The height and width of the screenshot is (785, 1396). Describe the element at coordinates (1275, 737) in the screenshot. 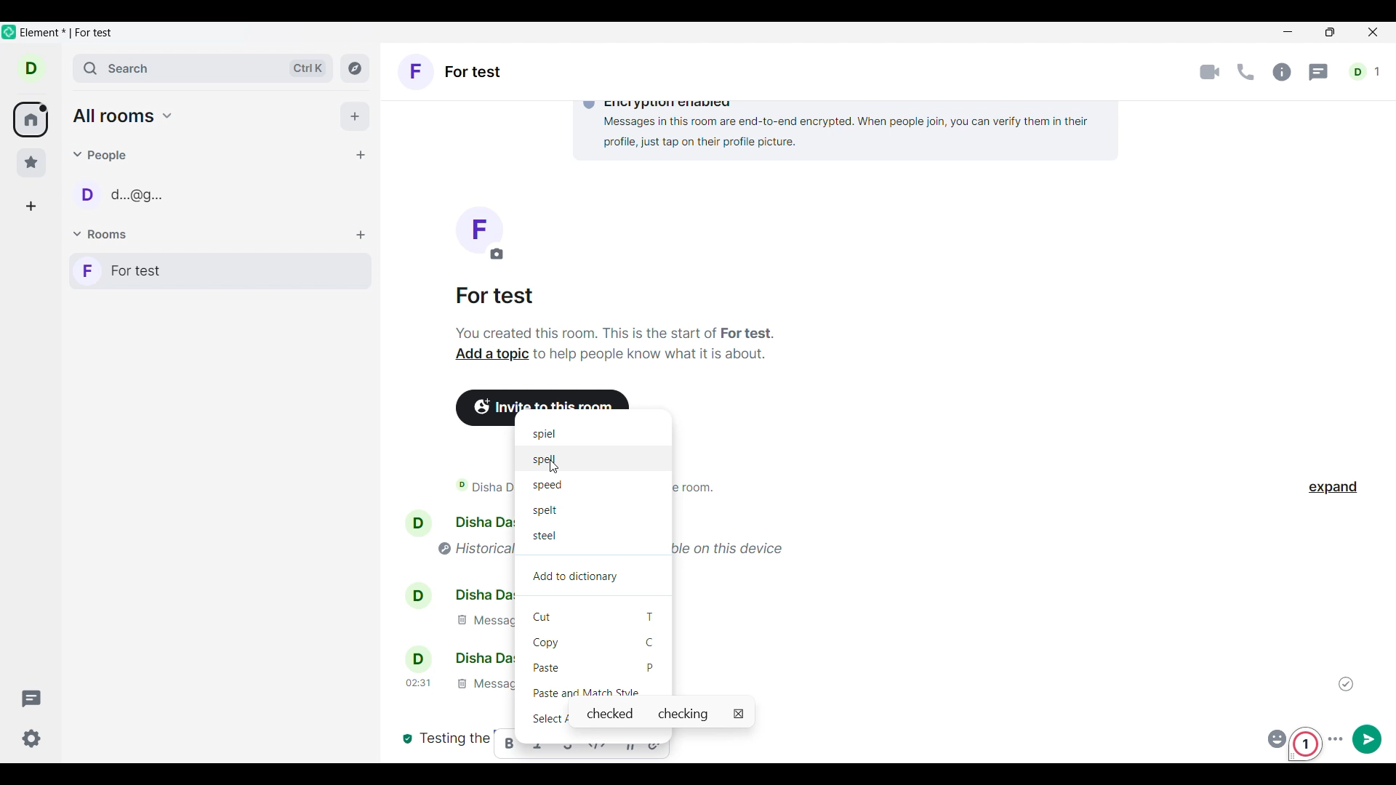

I see `Add emoji` at that location.